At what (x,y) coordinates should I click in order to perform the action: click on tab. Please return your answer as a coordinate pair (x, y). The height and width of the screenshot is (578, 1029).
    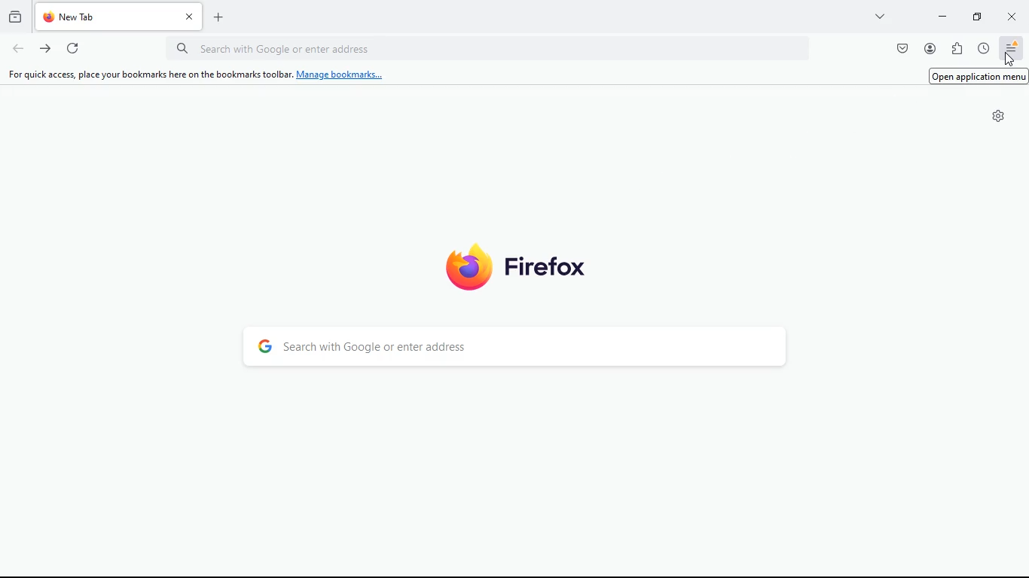
    Looking at the image, I should click on (118, 17).